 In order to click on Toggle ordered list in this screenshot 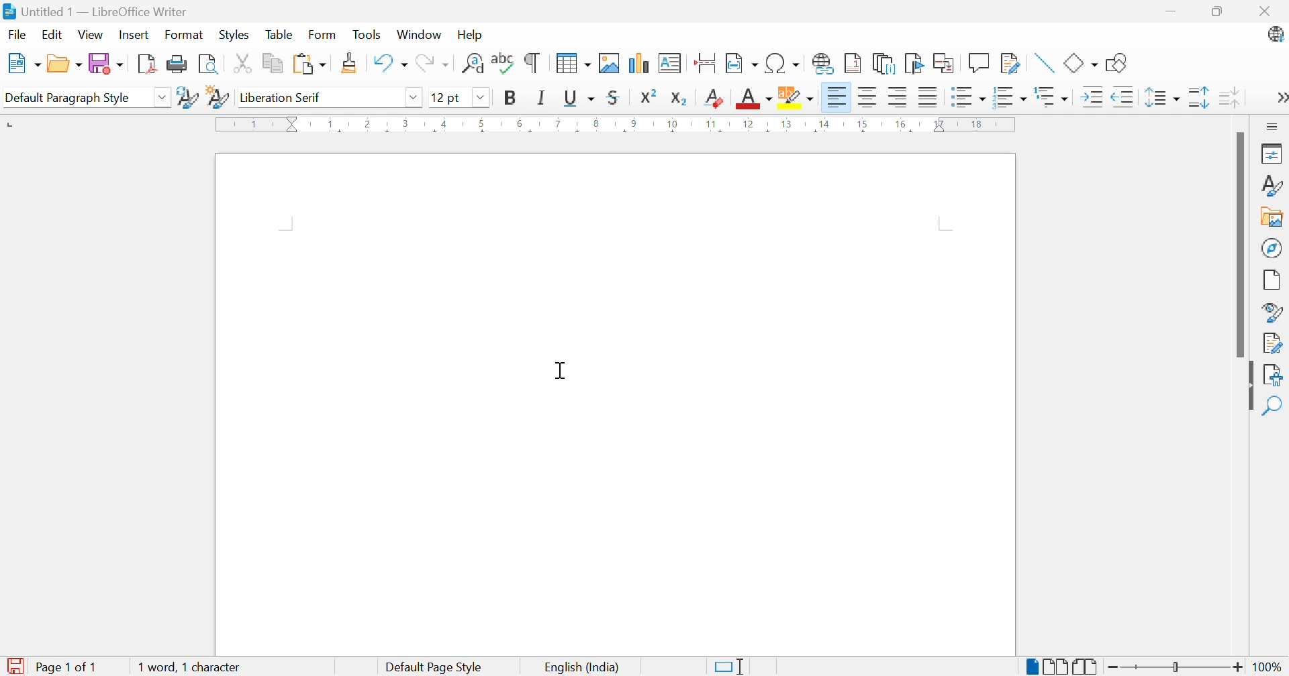, I will do `click(1010, 98)`.